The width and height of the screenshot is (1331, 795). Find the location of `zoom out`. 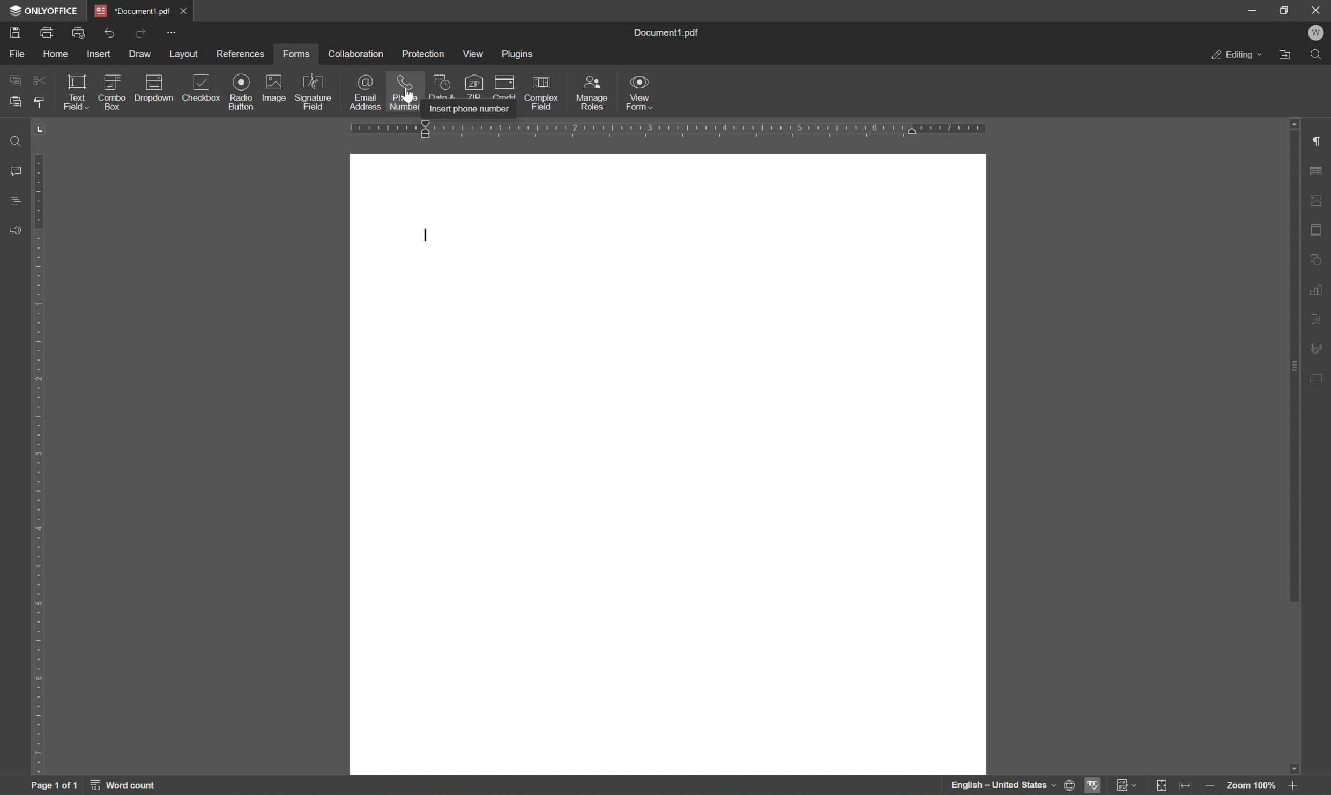

zoom out is located at coordinates (1212, 787).